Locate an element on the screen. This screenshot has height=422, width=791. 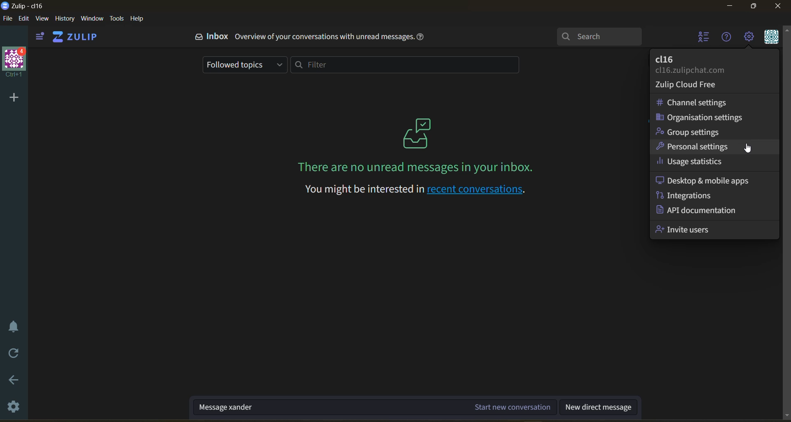
enable do not disturb is located at coordinates (14, 327).